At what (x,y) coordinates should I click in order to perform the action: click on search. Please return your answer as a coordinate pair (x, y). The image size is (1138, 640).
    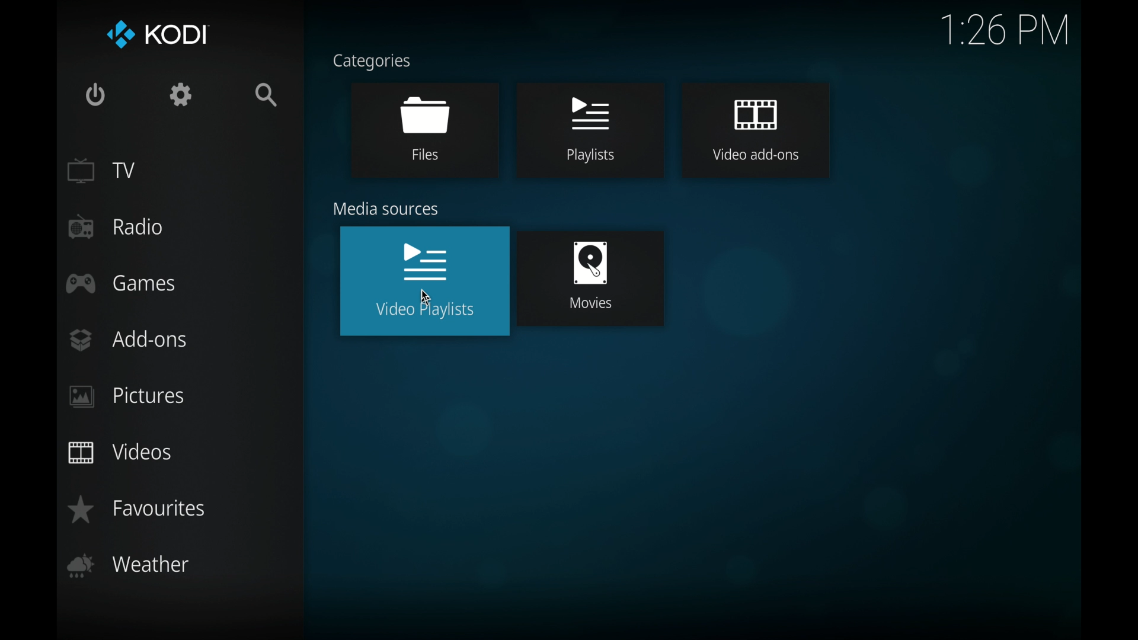
    Looking at the image, I should click on (268, 95).